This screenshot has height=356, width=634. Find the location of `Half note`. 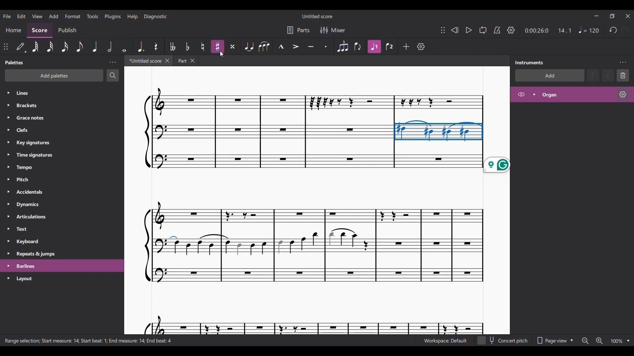

Half note is located at coordinates (110, 47).